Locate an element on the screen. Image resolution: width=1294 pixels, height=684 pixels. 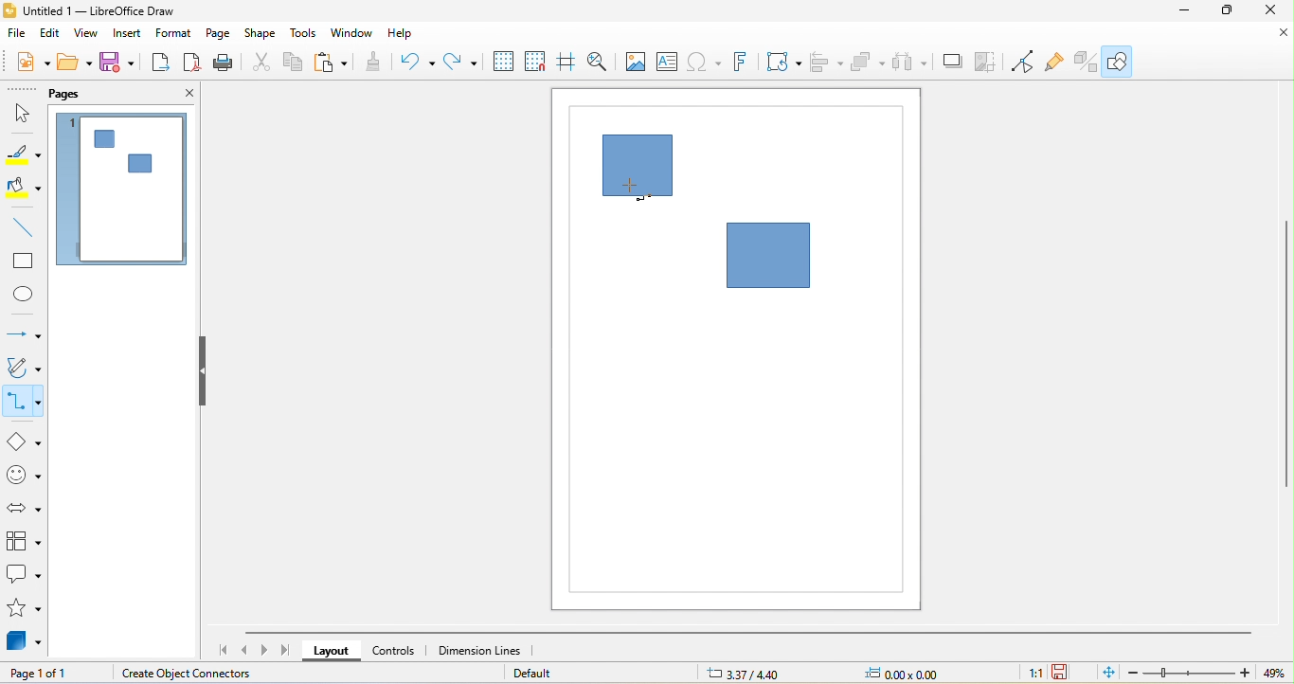
scroll to last page is located at coordinates (287, 650).